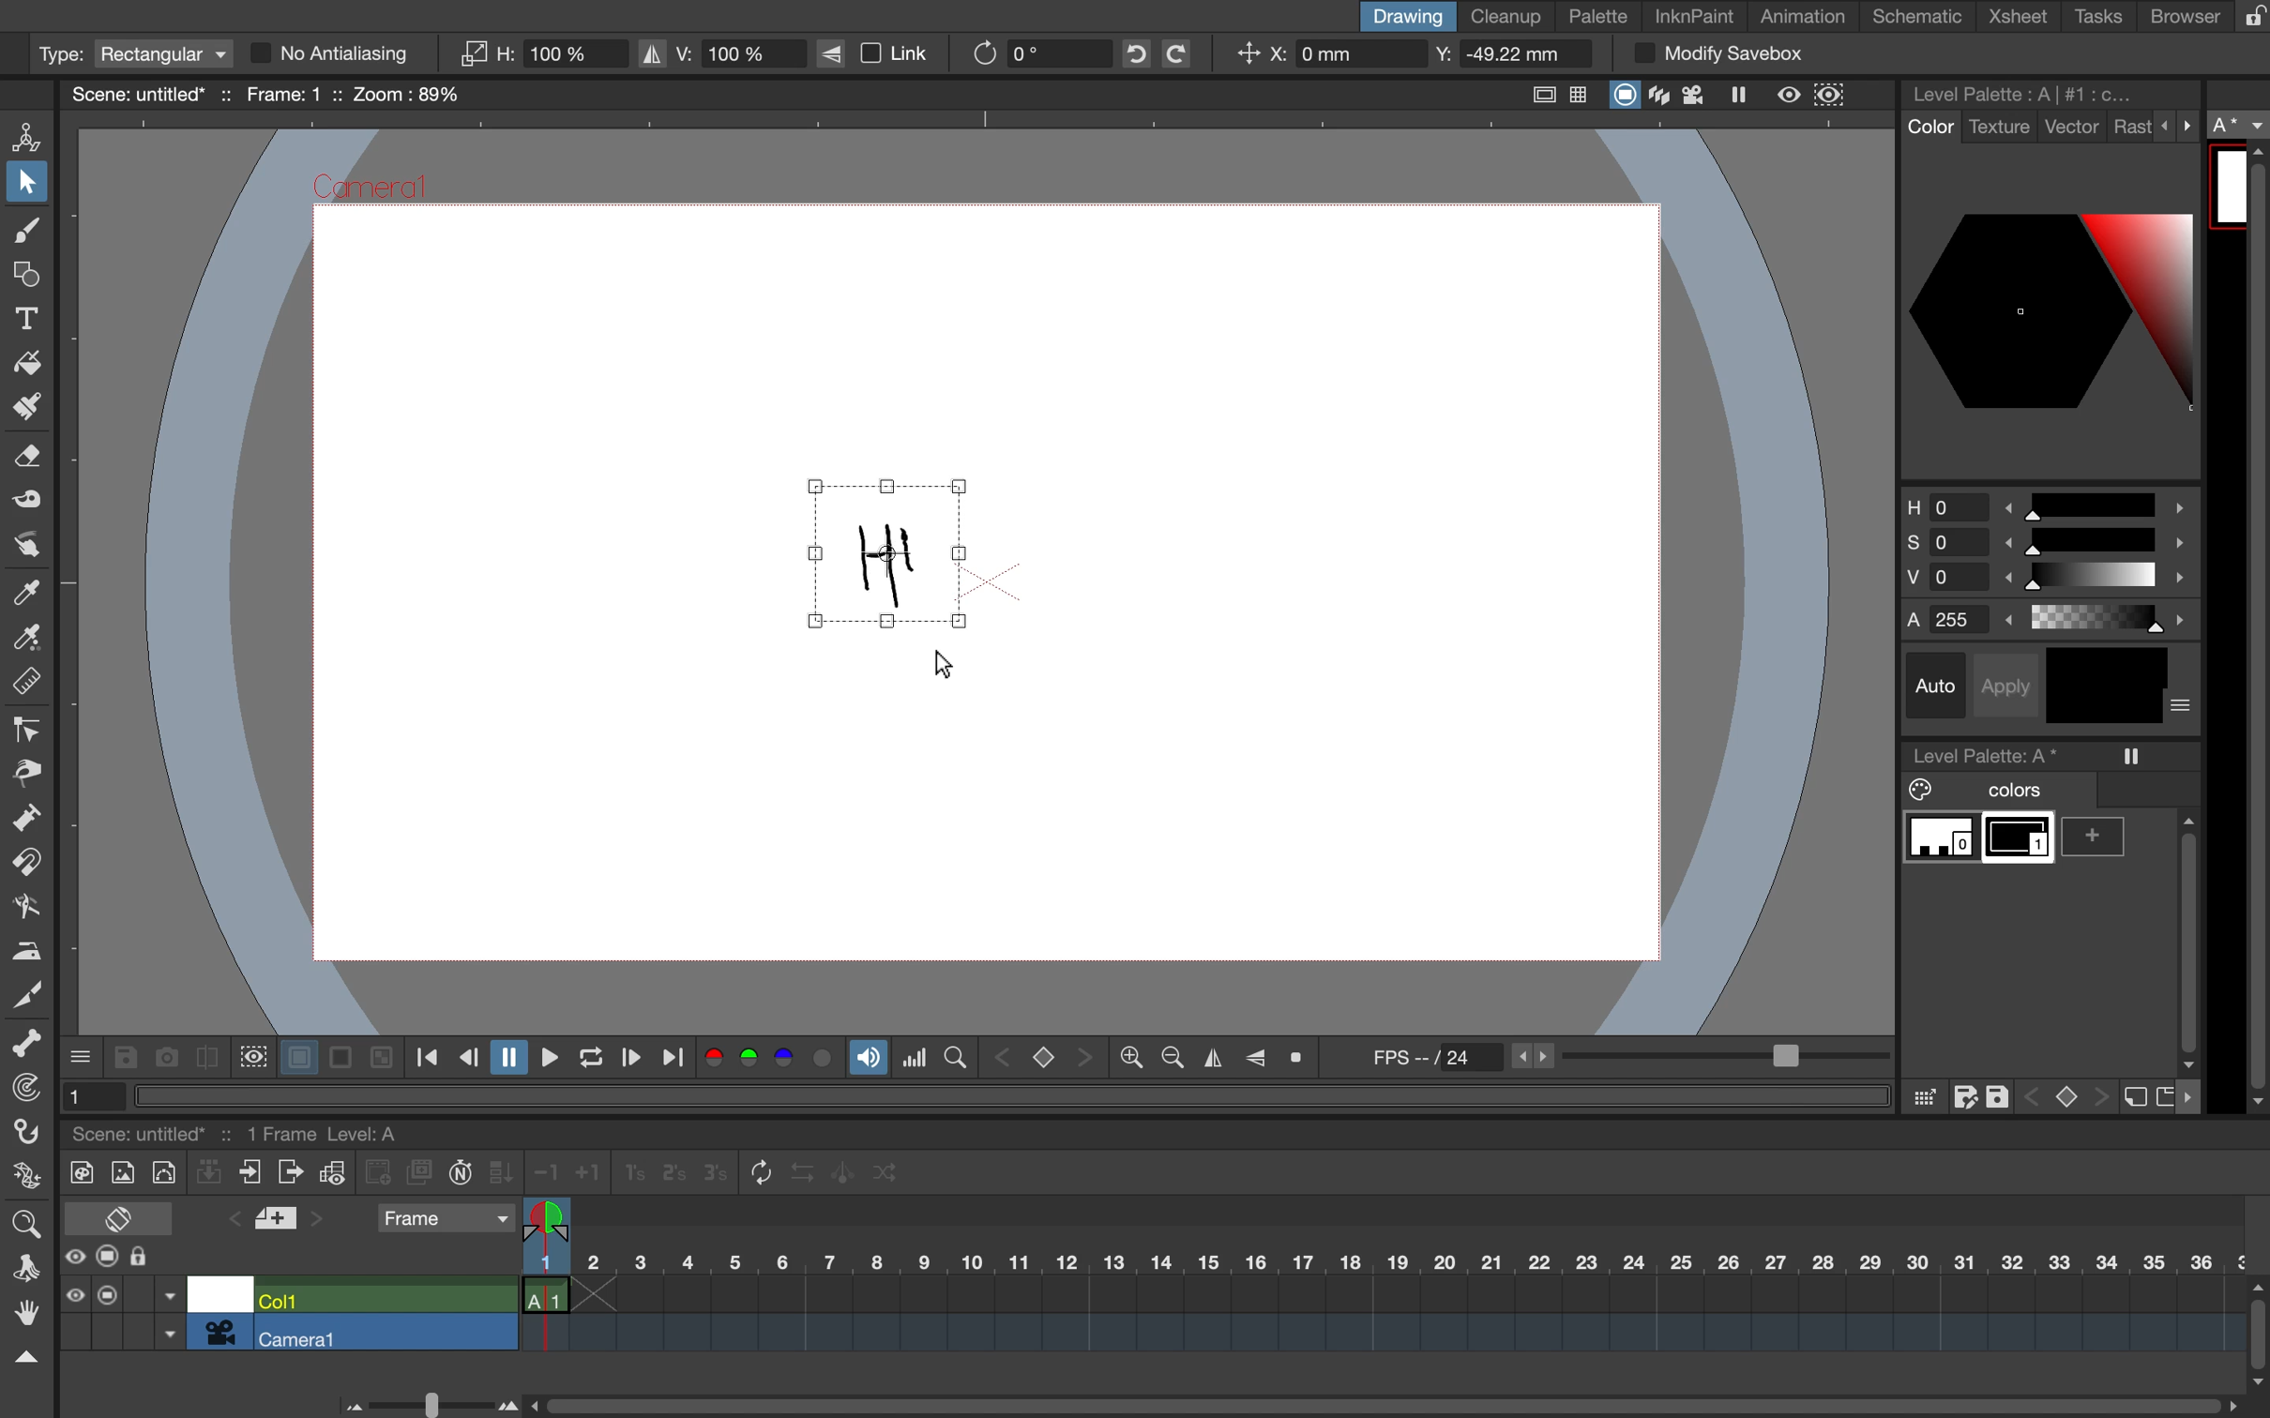 The height and width of the screenshot is (1418, 2270). Describe the element at coordinates (2246, 18) in the screenshot. I see `lock rooms tab` at that location.